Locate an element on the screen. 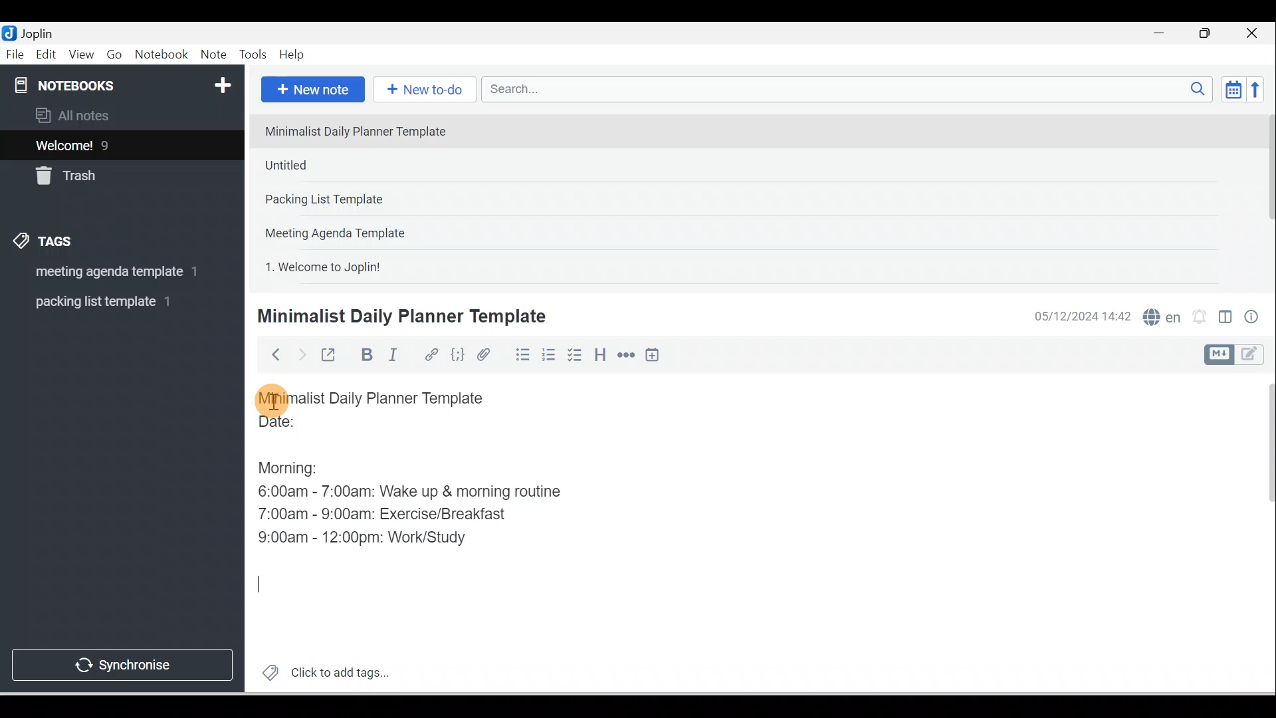 The width and height of the screenshot is (1276, 718). Italic is located at coordinates (395, 357).